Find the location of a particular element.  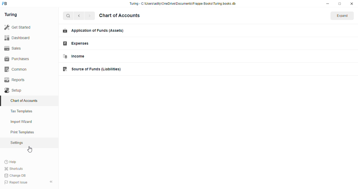

Import Wizard is located at coordinates (24, 122).